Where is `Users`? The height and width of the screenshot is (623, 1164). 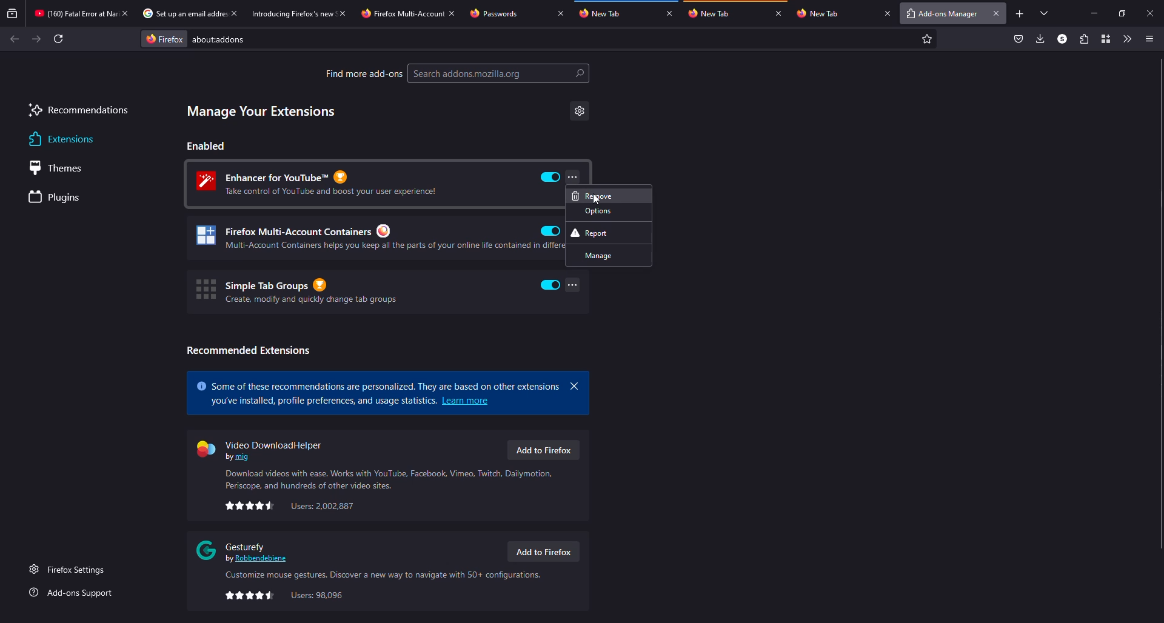
Users is located at coordinates (323, 506).